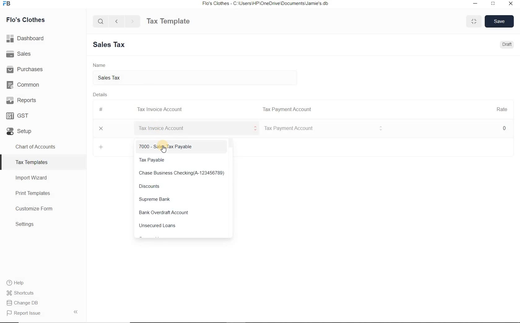  I want to click on Dashboard, so click(43, 38).